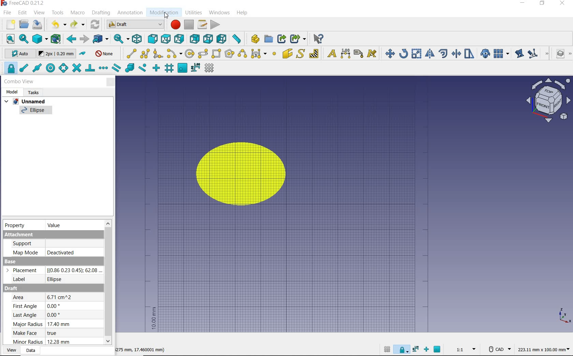 This screenshot has width=573, height=356. What do you see at coordinates (189, 25) in the screenshot?
I see `stop macro recording` at bounding box center [189, 25].